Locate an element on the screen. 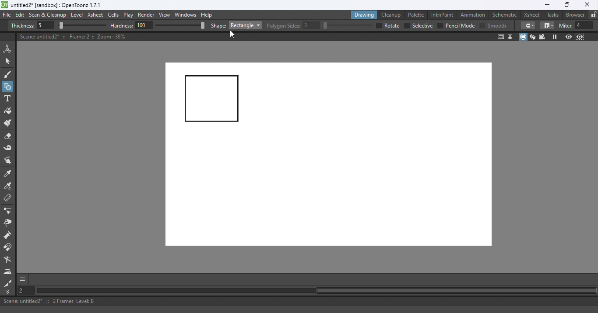 The image size is (598, 313). Camera view is located at coordinates (543, 36).